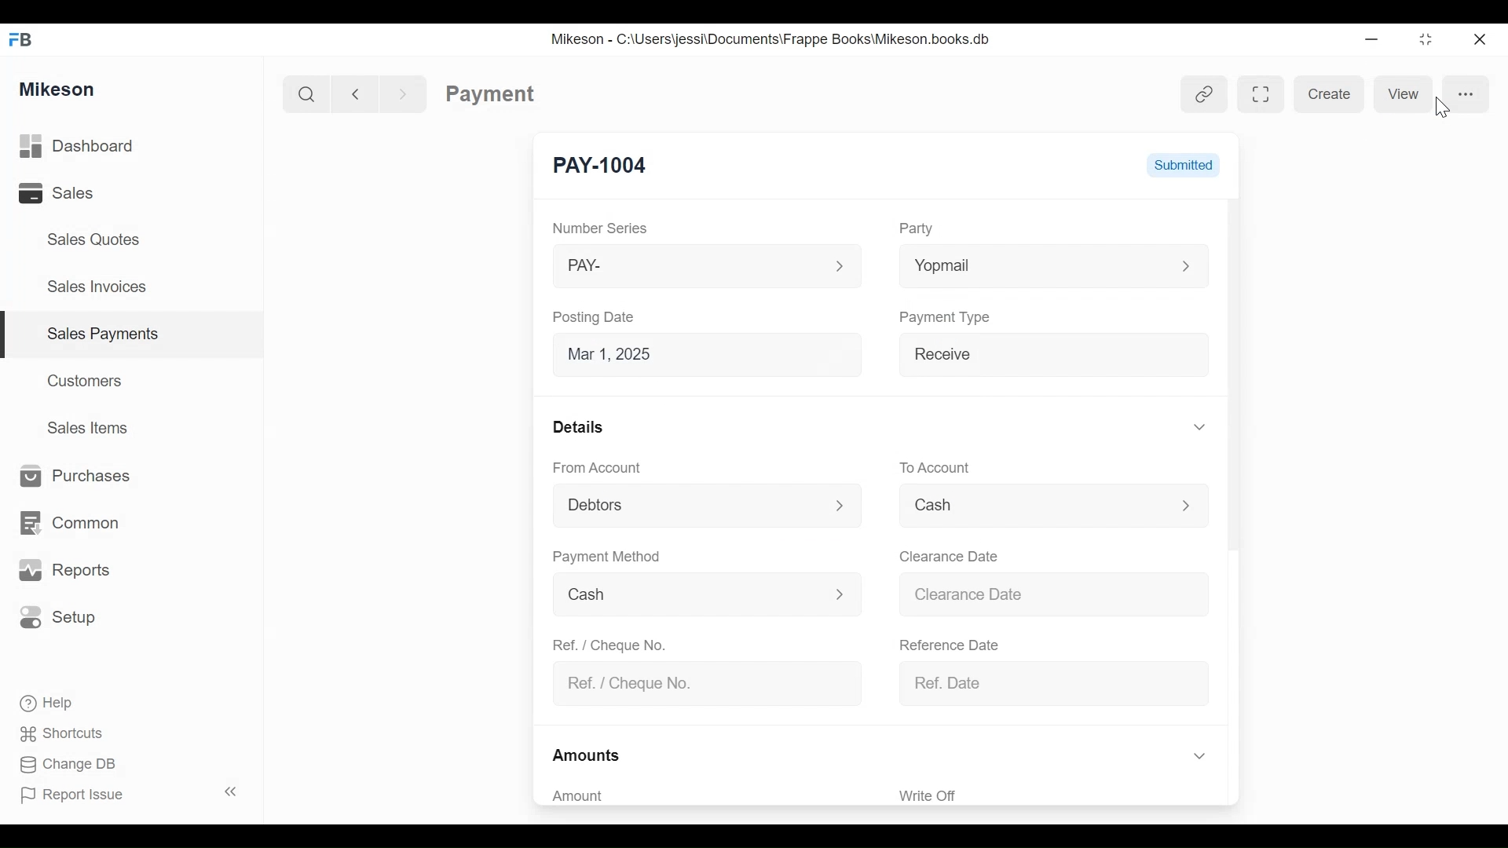 This screenshot has width=1508, height=848. I want to click on Amount, so click(586, 796).